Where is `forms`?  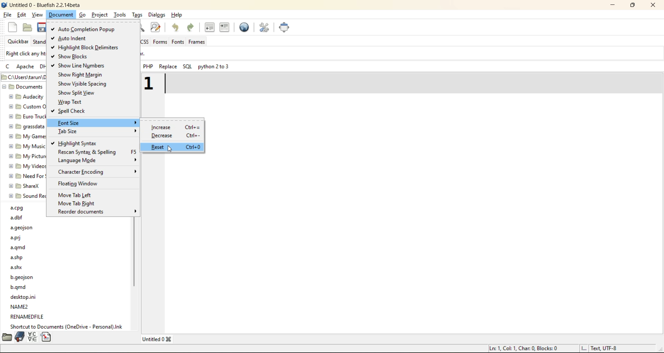 forms is located at coordinates (160, 42).